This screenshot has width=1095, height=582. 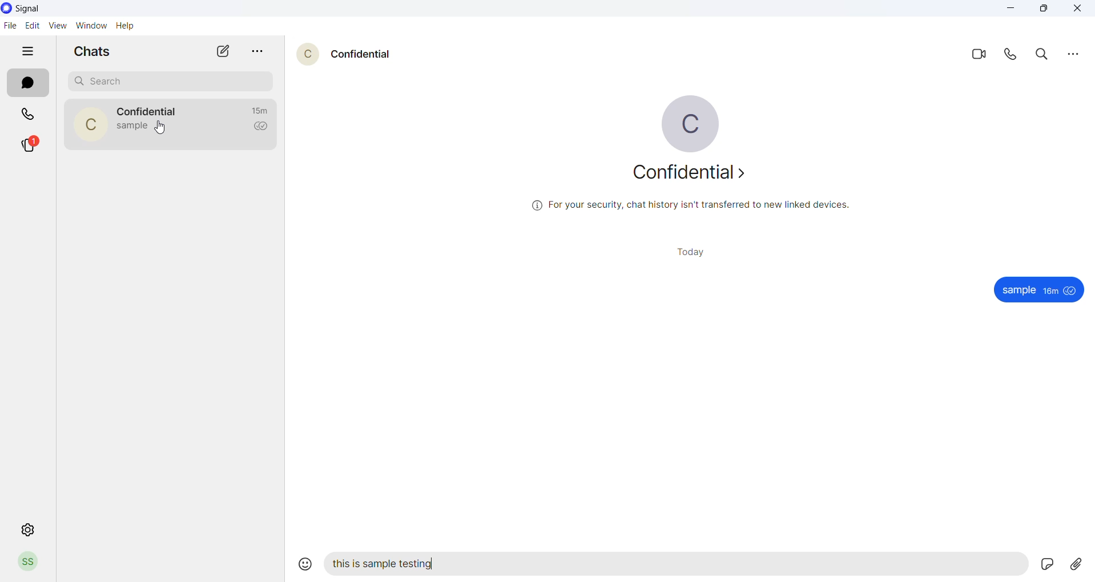 I want to click on options, so click(x=1072, y=56).